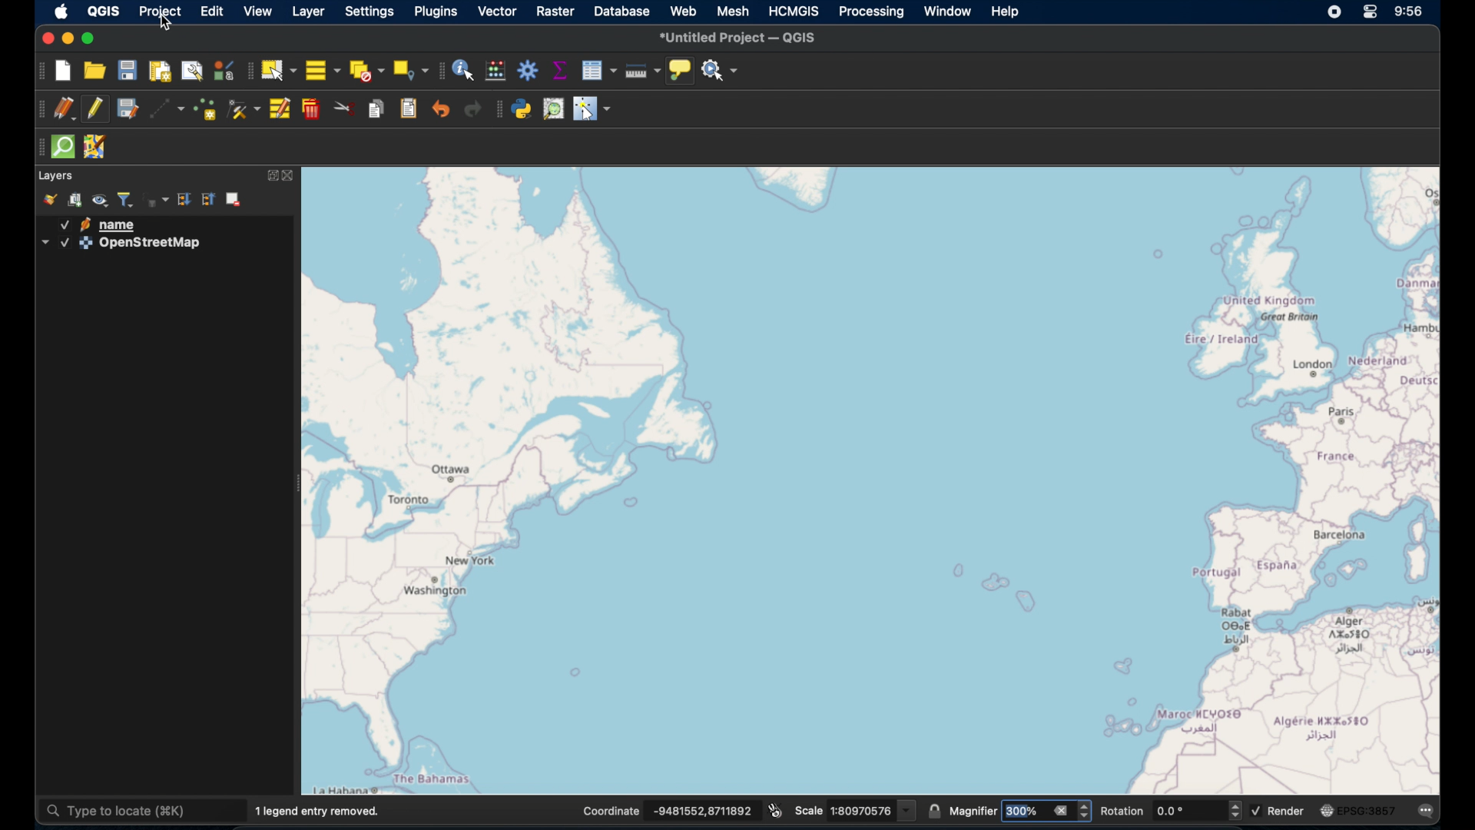 This screenshot has height=830, width=1475. I want to click on toggle extents and mouse display position, so click(777, 809).